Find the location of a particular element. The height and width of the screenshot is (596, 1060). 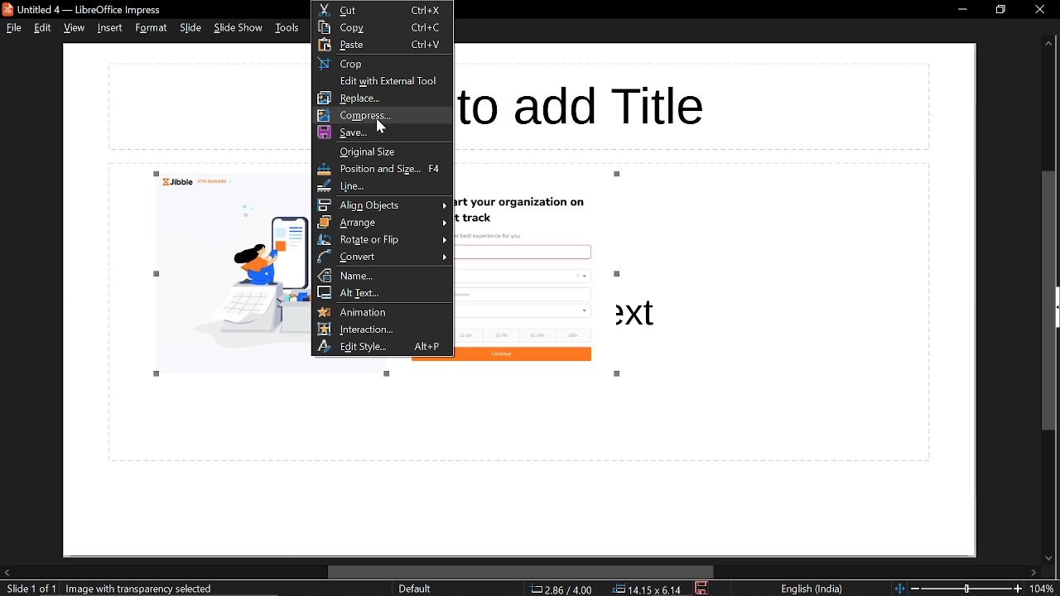

save is located at coordinates (383, 132).